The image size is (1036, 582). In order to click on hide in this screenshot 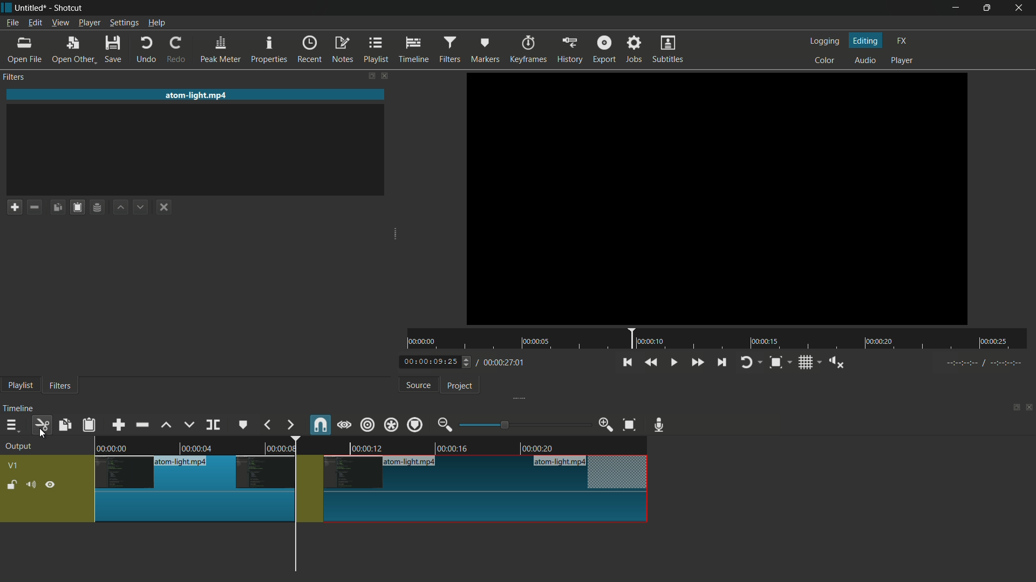, I will do `click(51, 484)`.